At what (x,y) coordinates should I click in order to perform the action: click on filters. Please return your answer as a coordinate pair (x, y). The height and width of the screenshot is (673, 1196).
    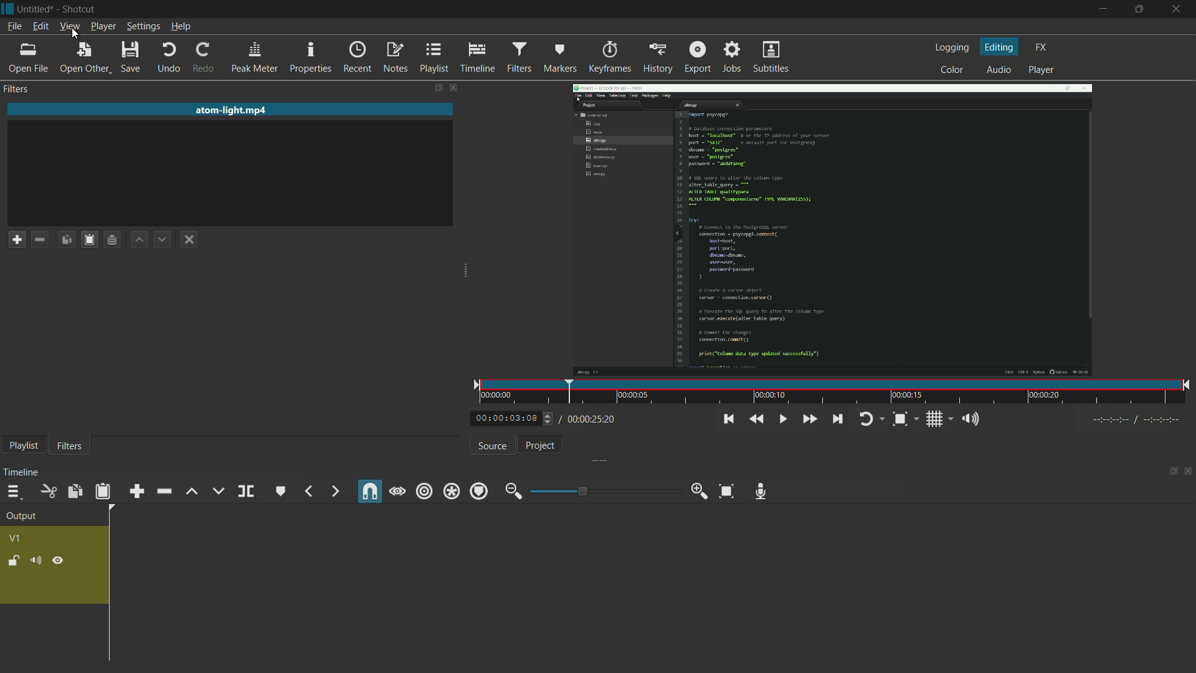
    Looking at the image, I should click on (70, 447).